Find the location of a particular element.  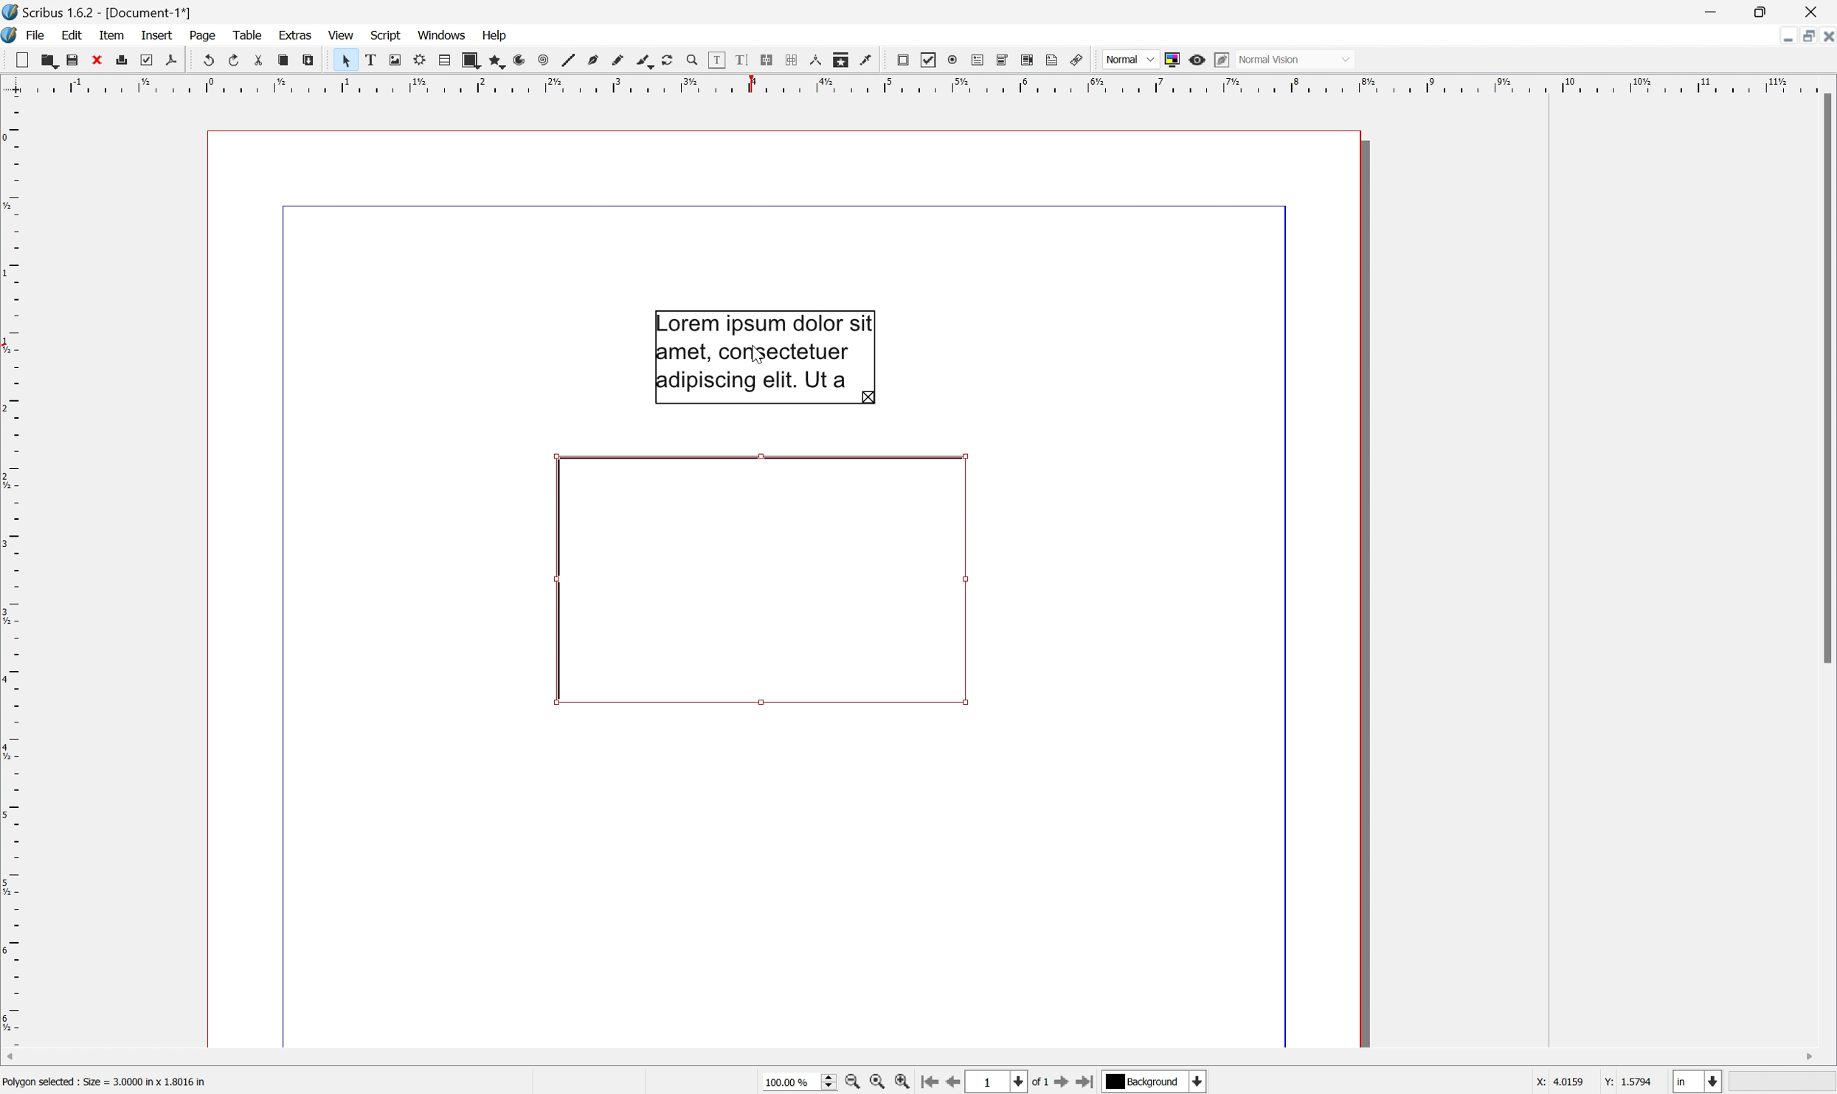

Edit contents of frame is located at coordinates (716, 59).